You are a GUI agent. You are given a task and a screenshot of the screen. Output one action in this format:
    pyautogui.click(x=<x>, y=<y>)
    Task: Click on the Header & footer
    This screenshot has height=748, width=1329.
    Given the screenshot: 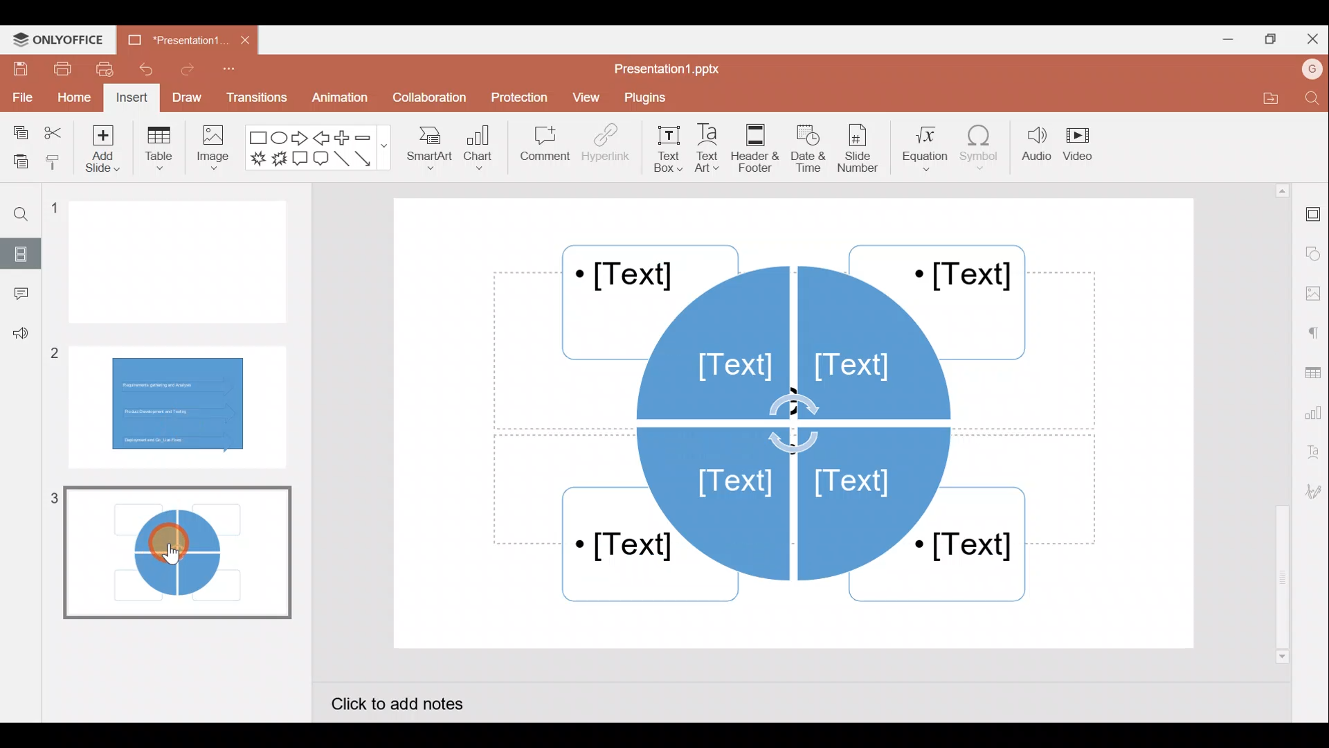 What is the action you would take?
    pyautogui.click(x=759, y=148)
    